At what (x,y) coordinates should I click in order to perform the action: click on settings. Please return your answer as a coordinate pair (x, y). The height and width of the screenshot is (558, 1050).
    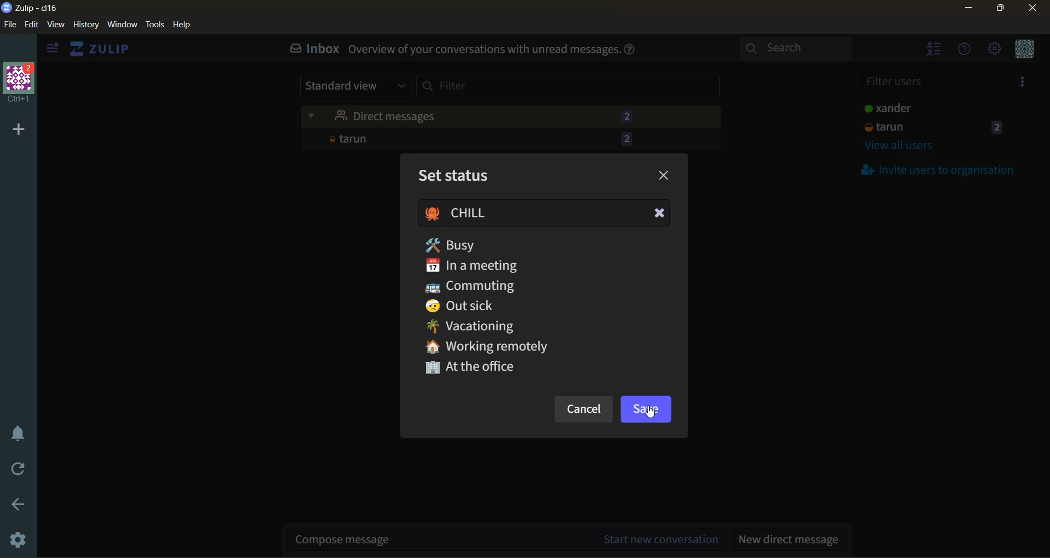
    Looking at the image, I should click on (17, 540).